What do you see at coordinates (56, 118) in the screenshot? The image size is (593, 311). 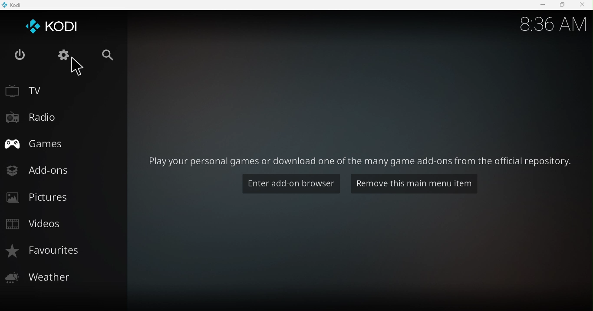 I see `Radio` at bounding box center [56, 118].